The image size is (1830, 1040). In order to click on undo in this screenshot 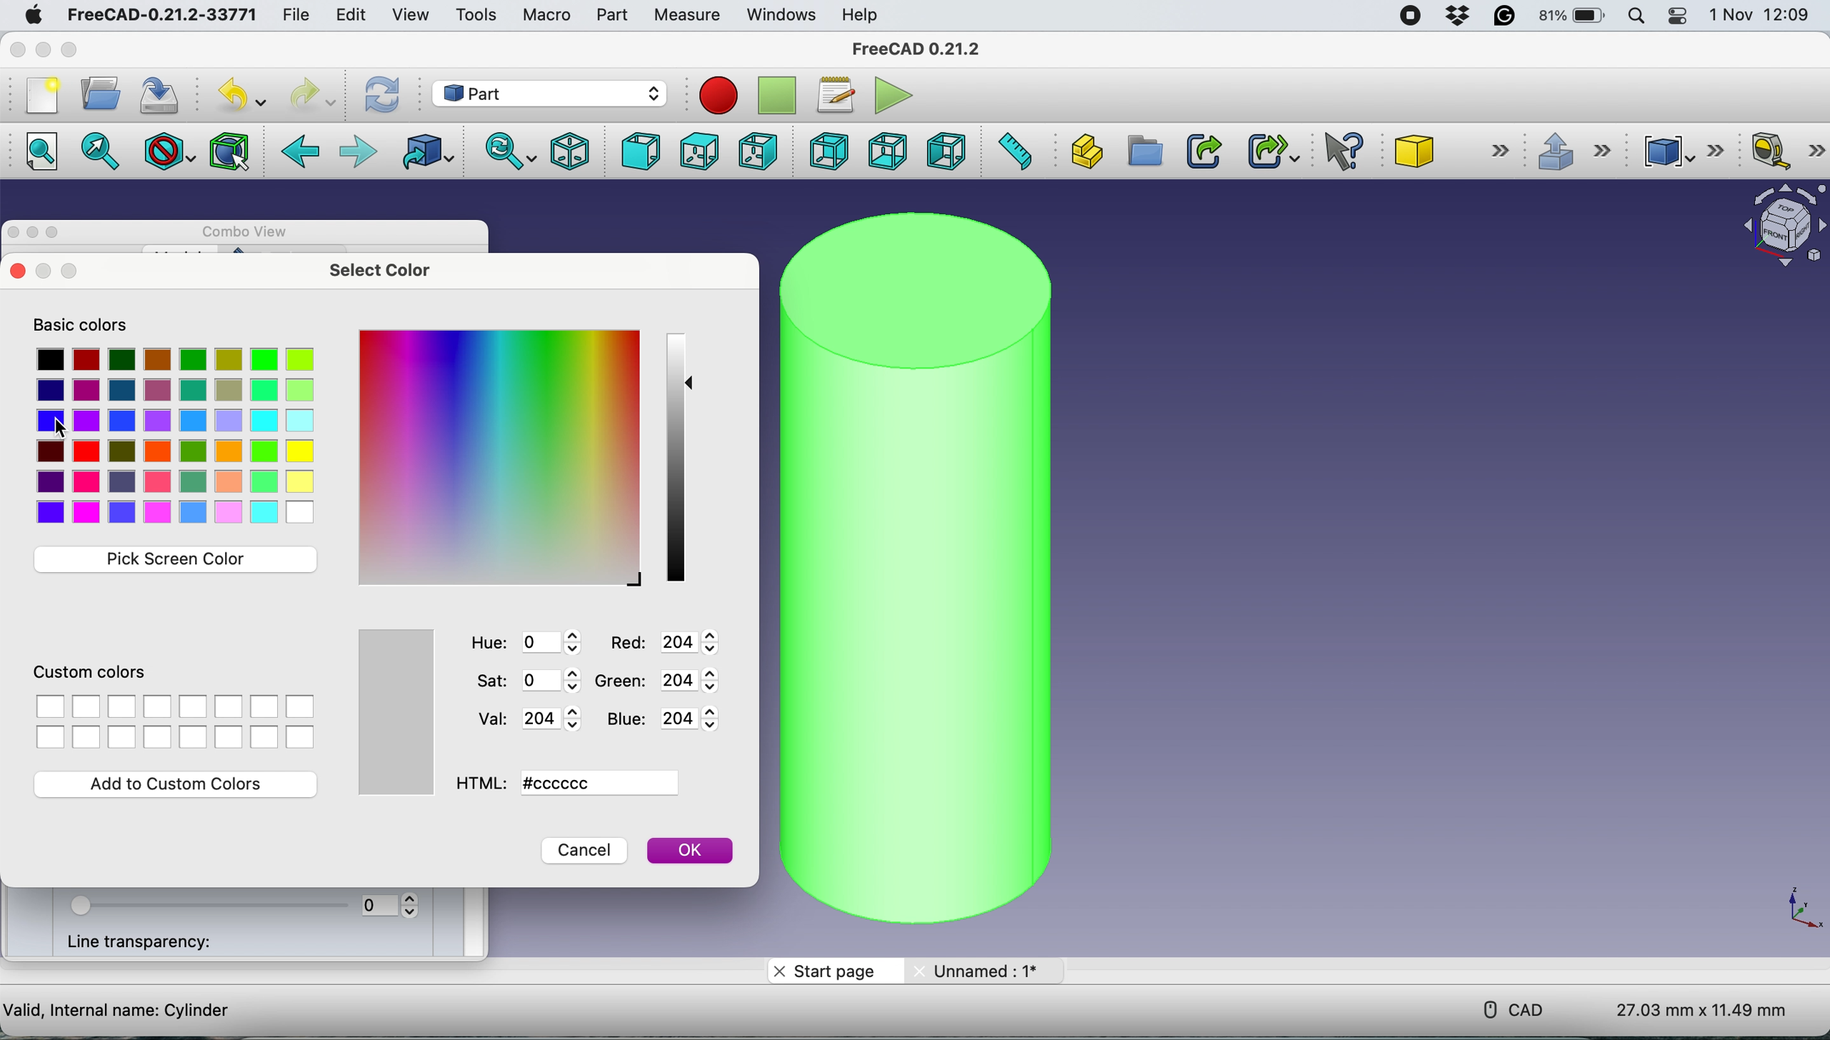, I will do `click(234, 96)`.